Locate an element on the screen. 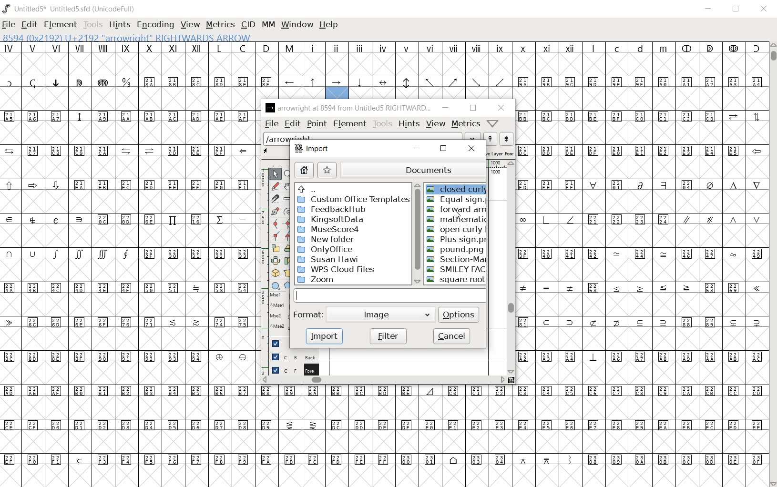  scrollbar is located at coordinates (384, 382).